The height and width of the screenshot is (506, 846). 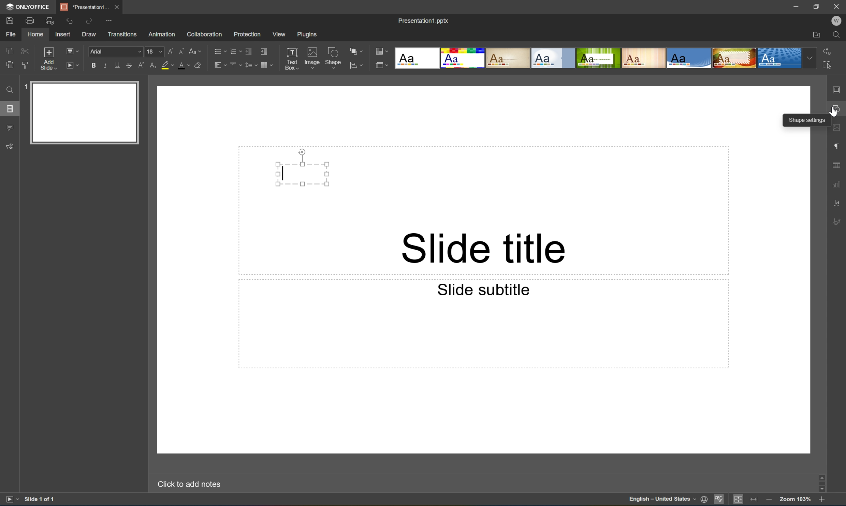 I want to click on Increment font size, so click(x=169, y=50).